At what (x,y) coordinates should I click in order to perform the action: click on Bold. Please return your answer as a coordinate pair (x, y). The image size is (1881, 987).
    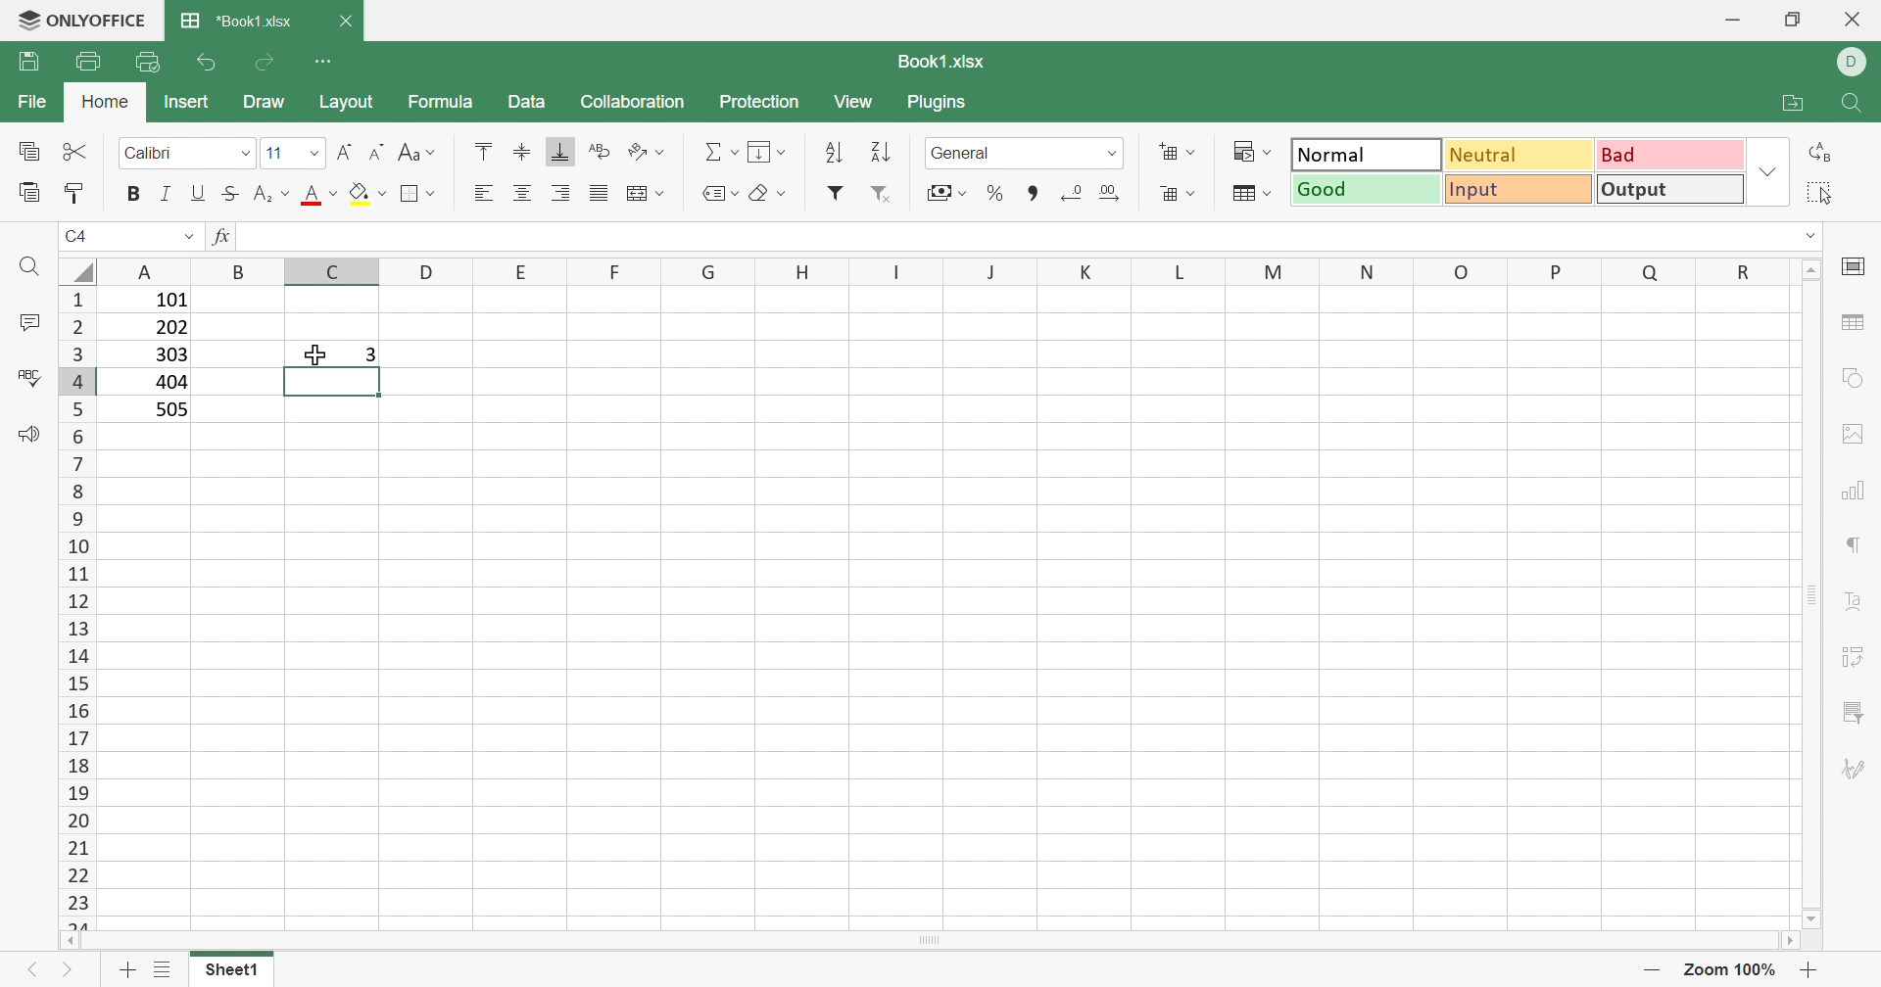
    Looking at the image, I should click on (132, 193).